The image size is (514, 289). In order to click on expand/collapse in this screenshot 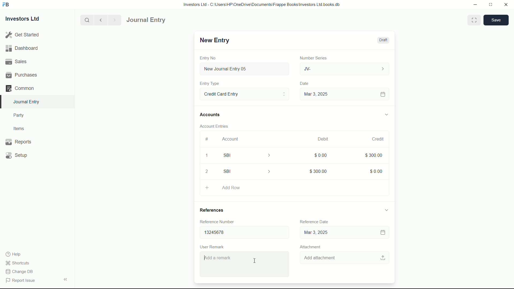, I will do `click(386, 210)`.